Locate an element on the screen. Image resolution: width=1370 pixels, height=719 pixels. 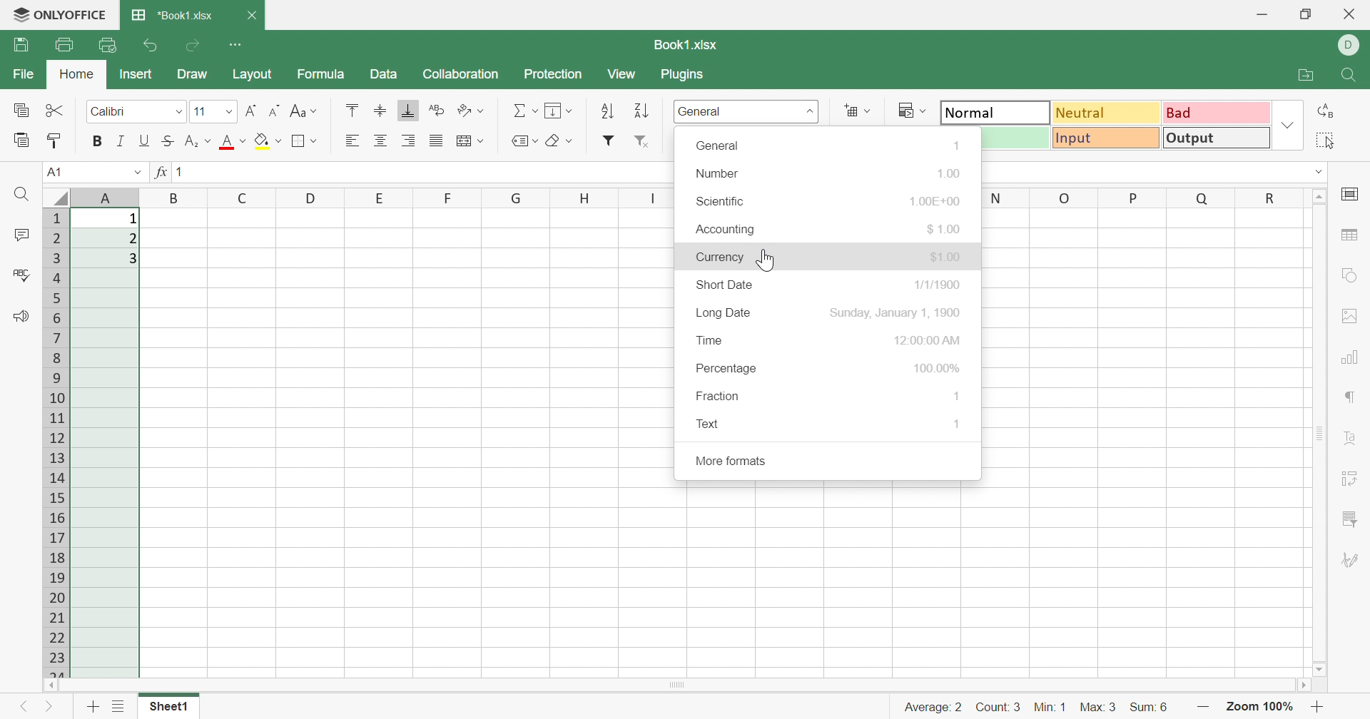
Chart settings is located at coordinates (1351, 359).